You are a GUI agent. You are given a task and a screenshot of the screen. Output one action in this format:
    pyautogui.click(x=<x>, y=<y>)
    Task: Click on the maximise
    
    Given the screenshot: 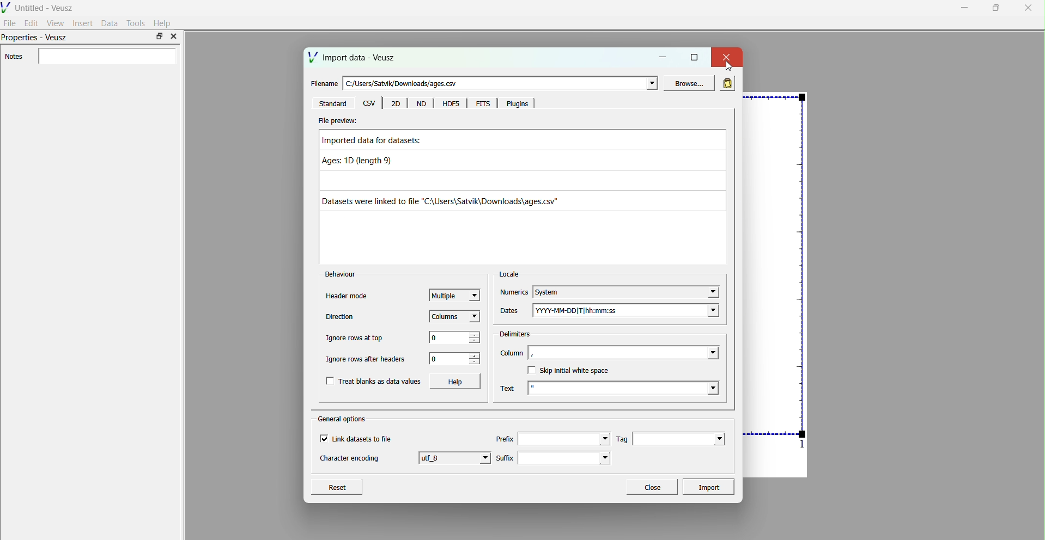 What is the action you would take?
    pyautogui.click(x=694, y=56)
    